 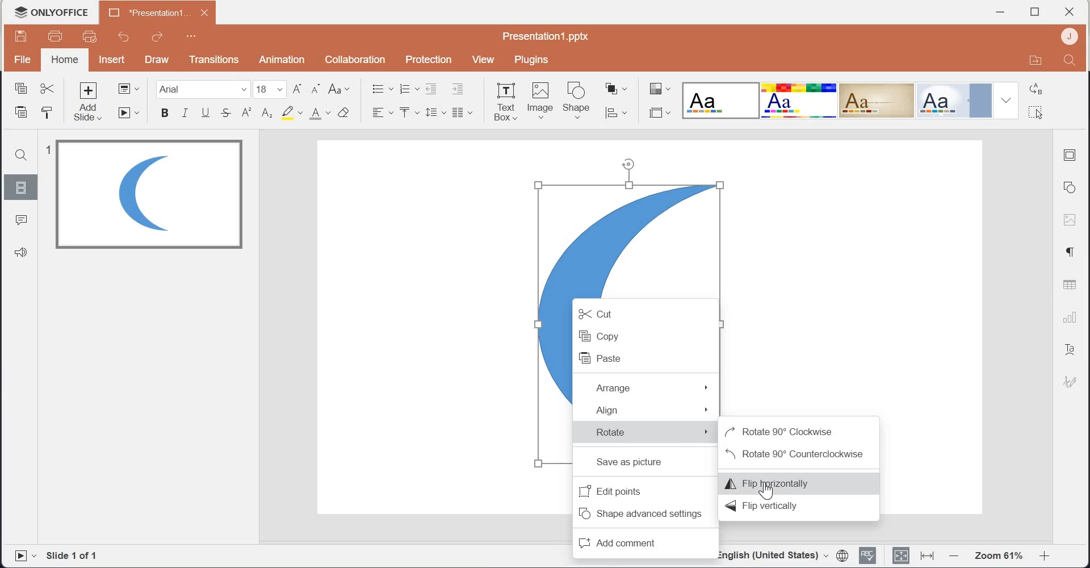 I want to click on Rotate, so click(x=649, y=431).